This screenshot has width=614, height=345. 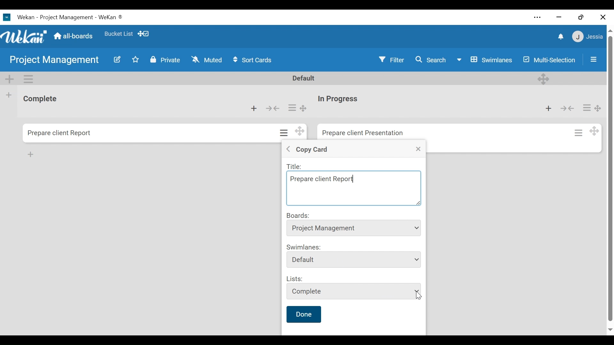 What do you see at coordinates (257, 109) in the screenshot?
I see `Add card to top of the list` at bounding box center [257, 109].